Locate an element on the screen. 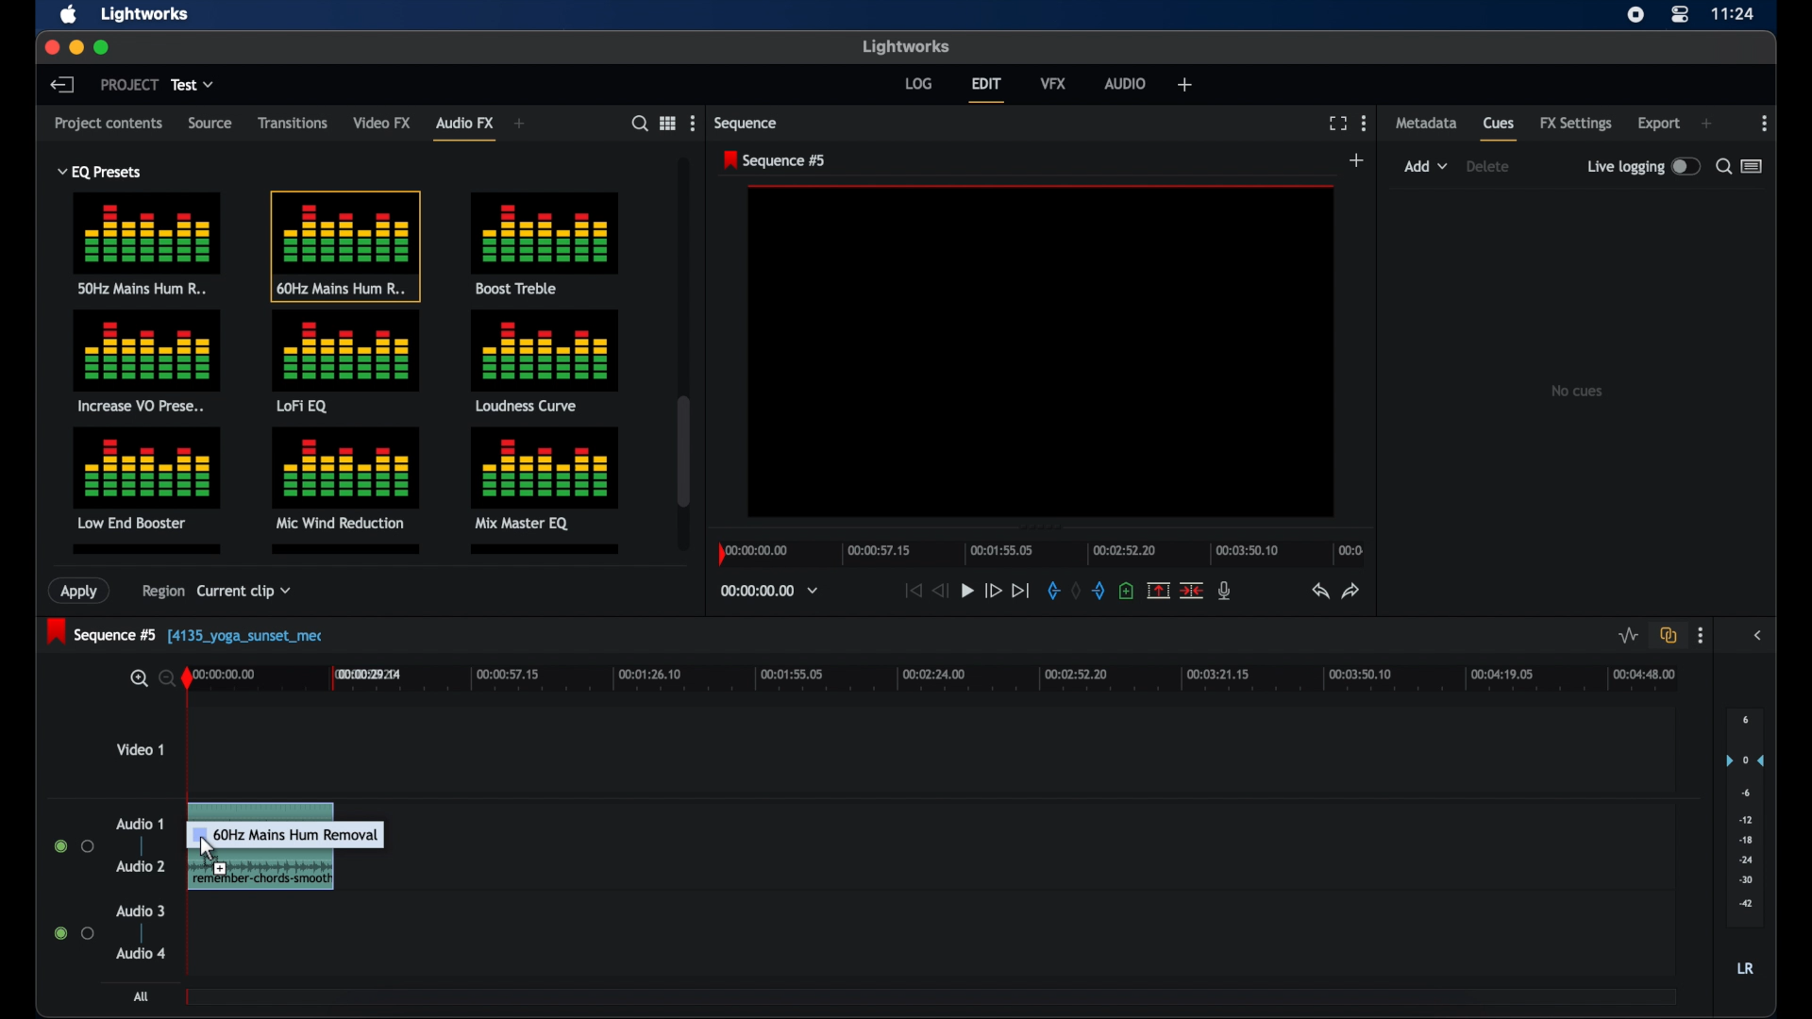 This screenshot has height=1019, width=1812. search is located at coordinates (640, 124).